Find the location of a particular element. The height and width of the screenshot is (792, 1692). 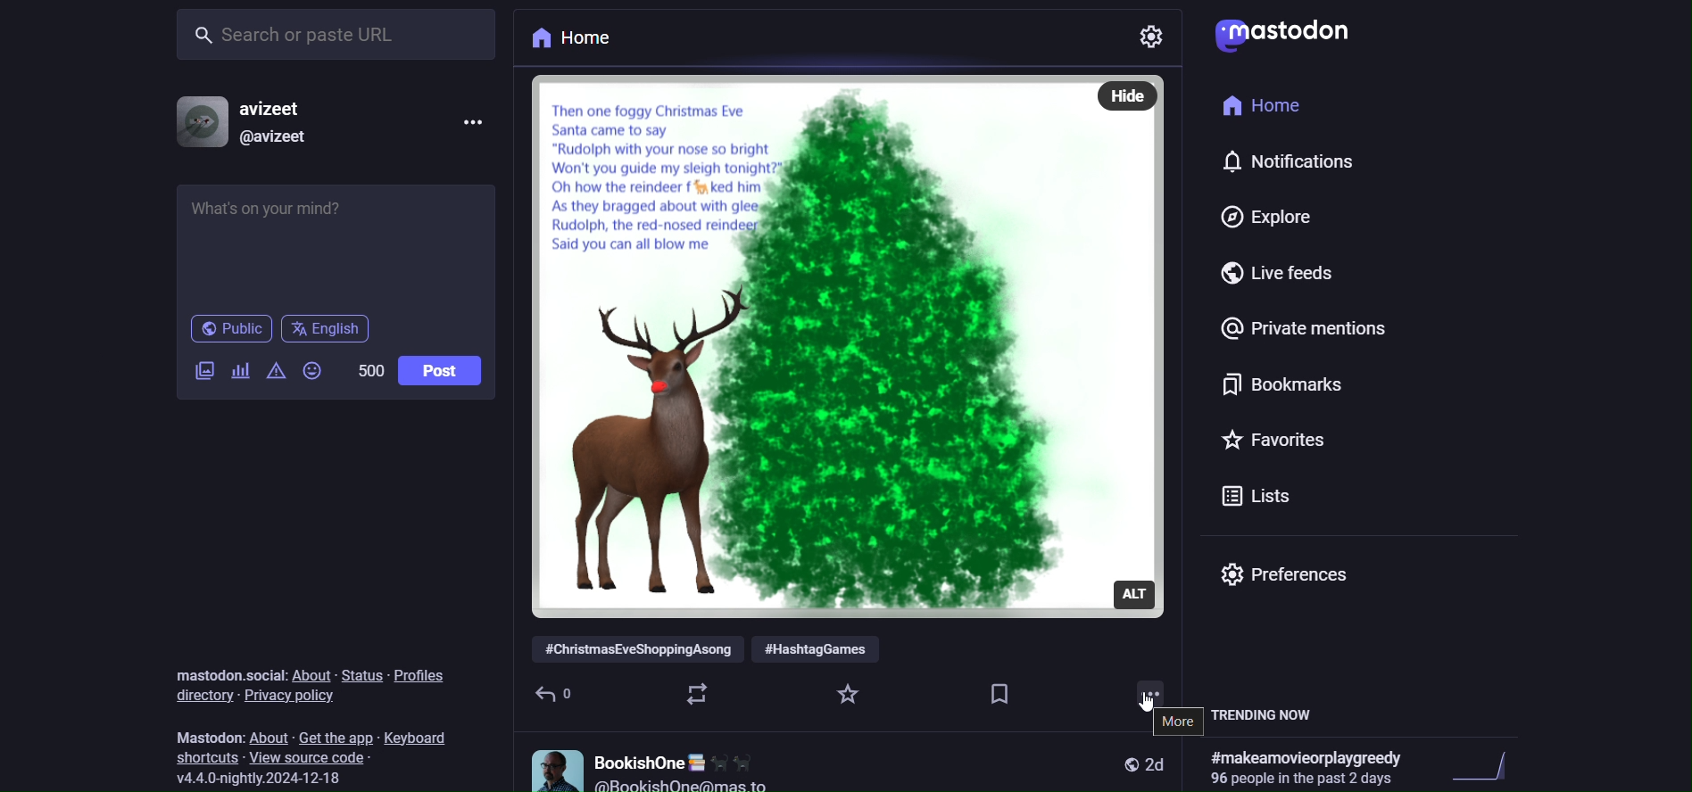

profiles is located at coordinates (424, 674).